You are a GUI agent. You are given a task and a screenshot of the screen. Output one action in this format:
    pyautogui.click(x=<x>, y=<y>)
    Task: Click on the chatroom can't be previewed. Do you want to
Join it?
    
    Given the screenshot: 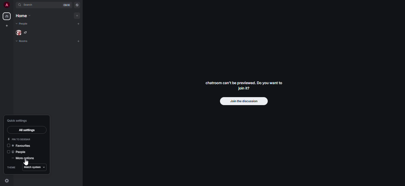 What is the action you would take?
    pyautogui.click(x=244, y=85)
    